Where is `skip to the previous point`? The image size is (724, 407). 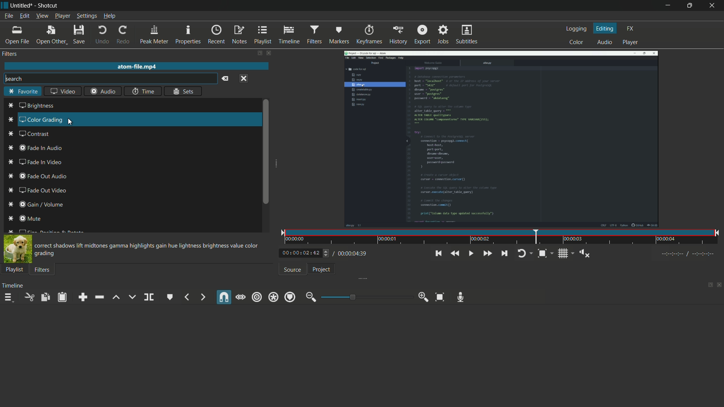
skip to the previous point is located at coordinates (438, 254).